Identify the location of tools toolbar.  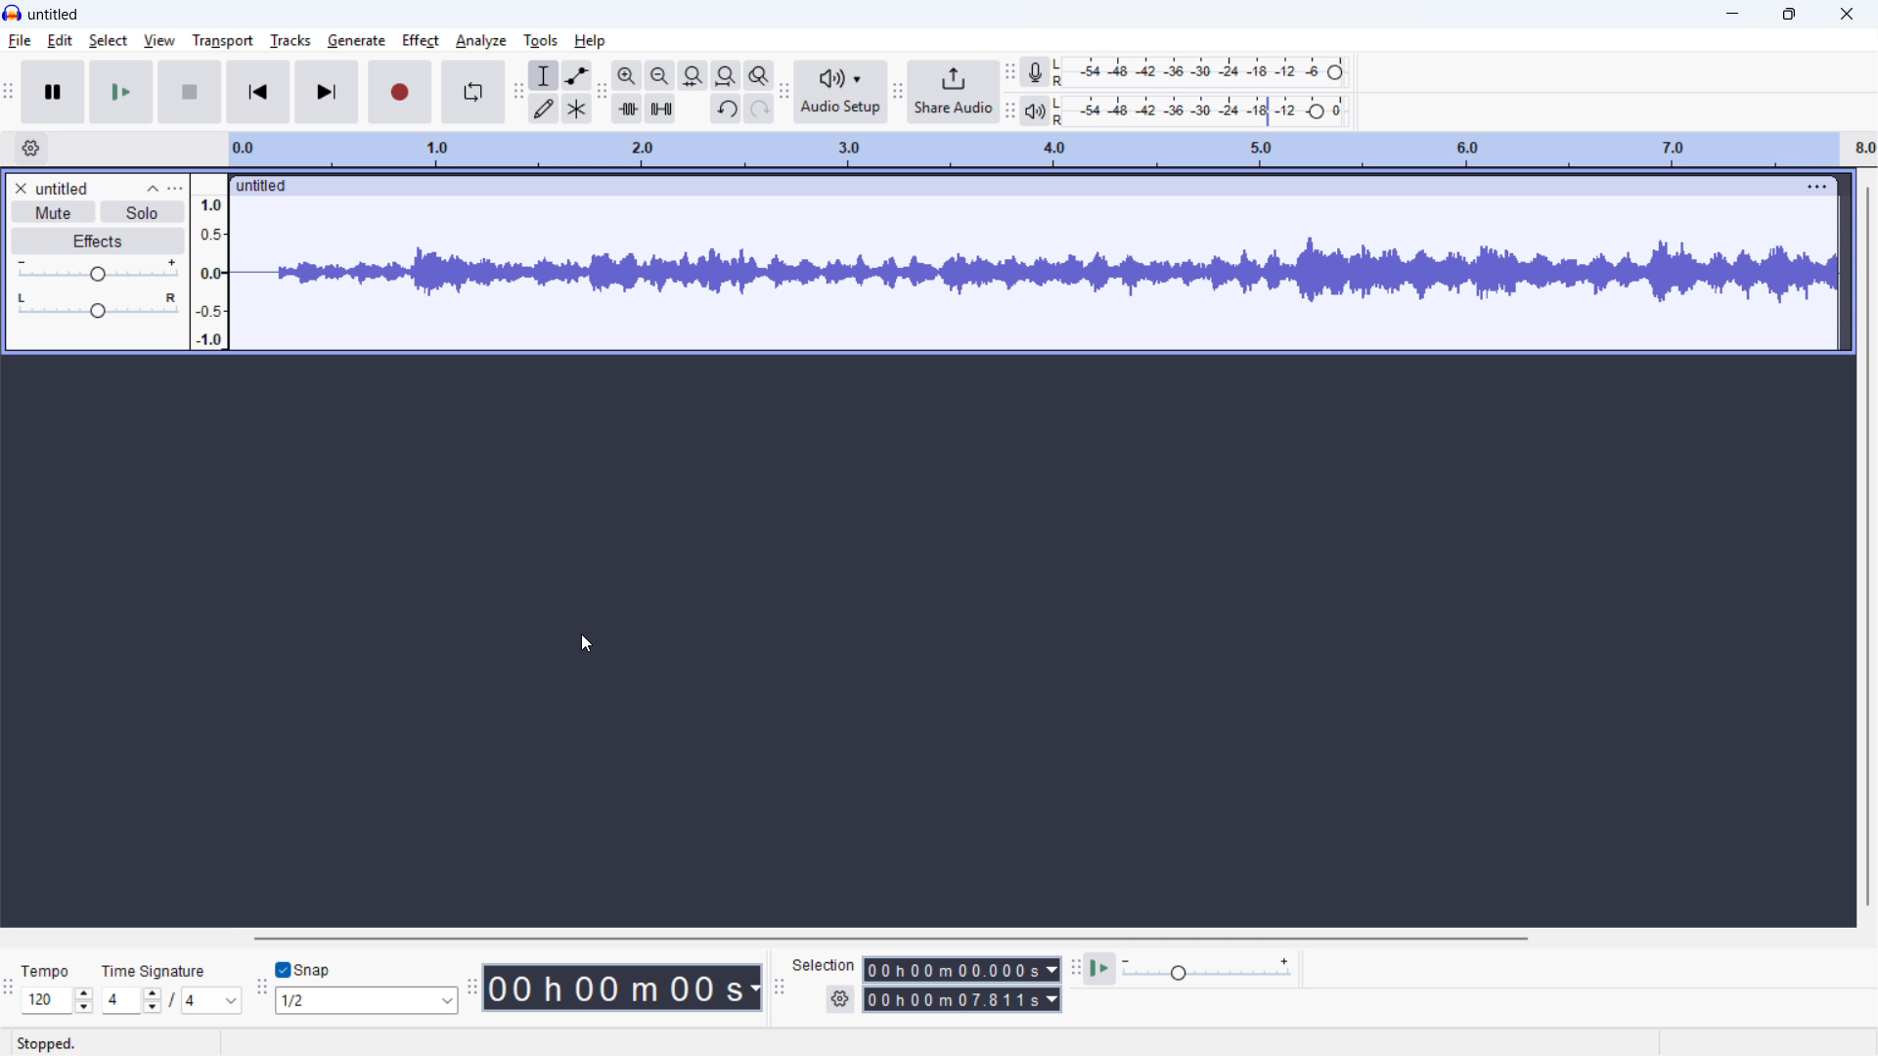
(518, 94).